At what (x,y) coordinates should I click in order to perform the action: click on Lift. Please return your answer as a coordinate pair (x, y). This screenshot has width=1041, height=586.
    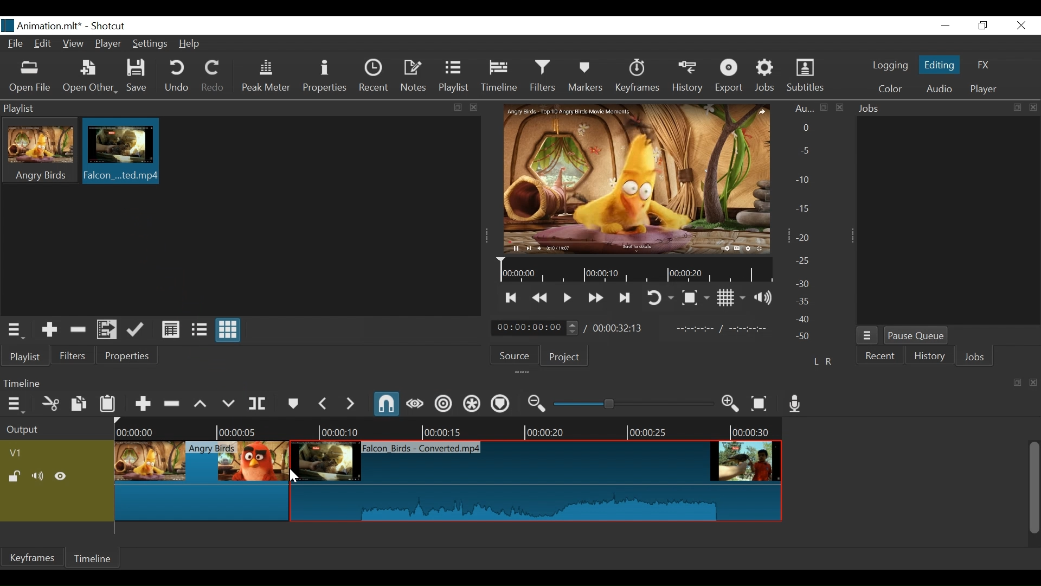
    Looking at the image, I should click on (201, 403).